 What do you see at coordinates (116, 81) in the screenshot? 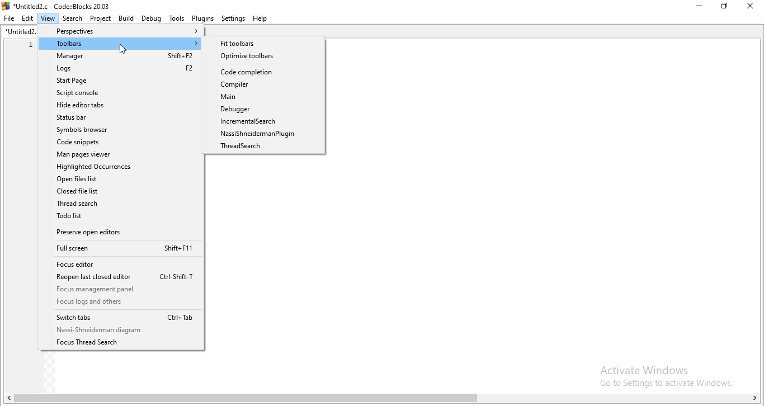
I see `Start Page` at bounding box center [116, 81].